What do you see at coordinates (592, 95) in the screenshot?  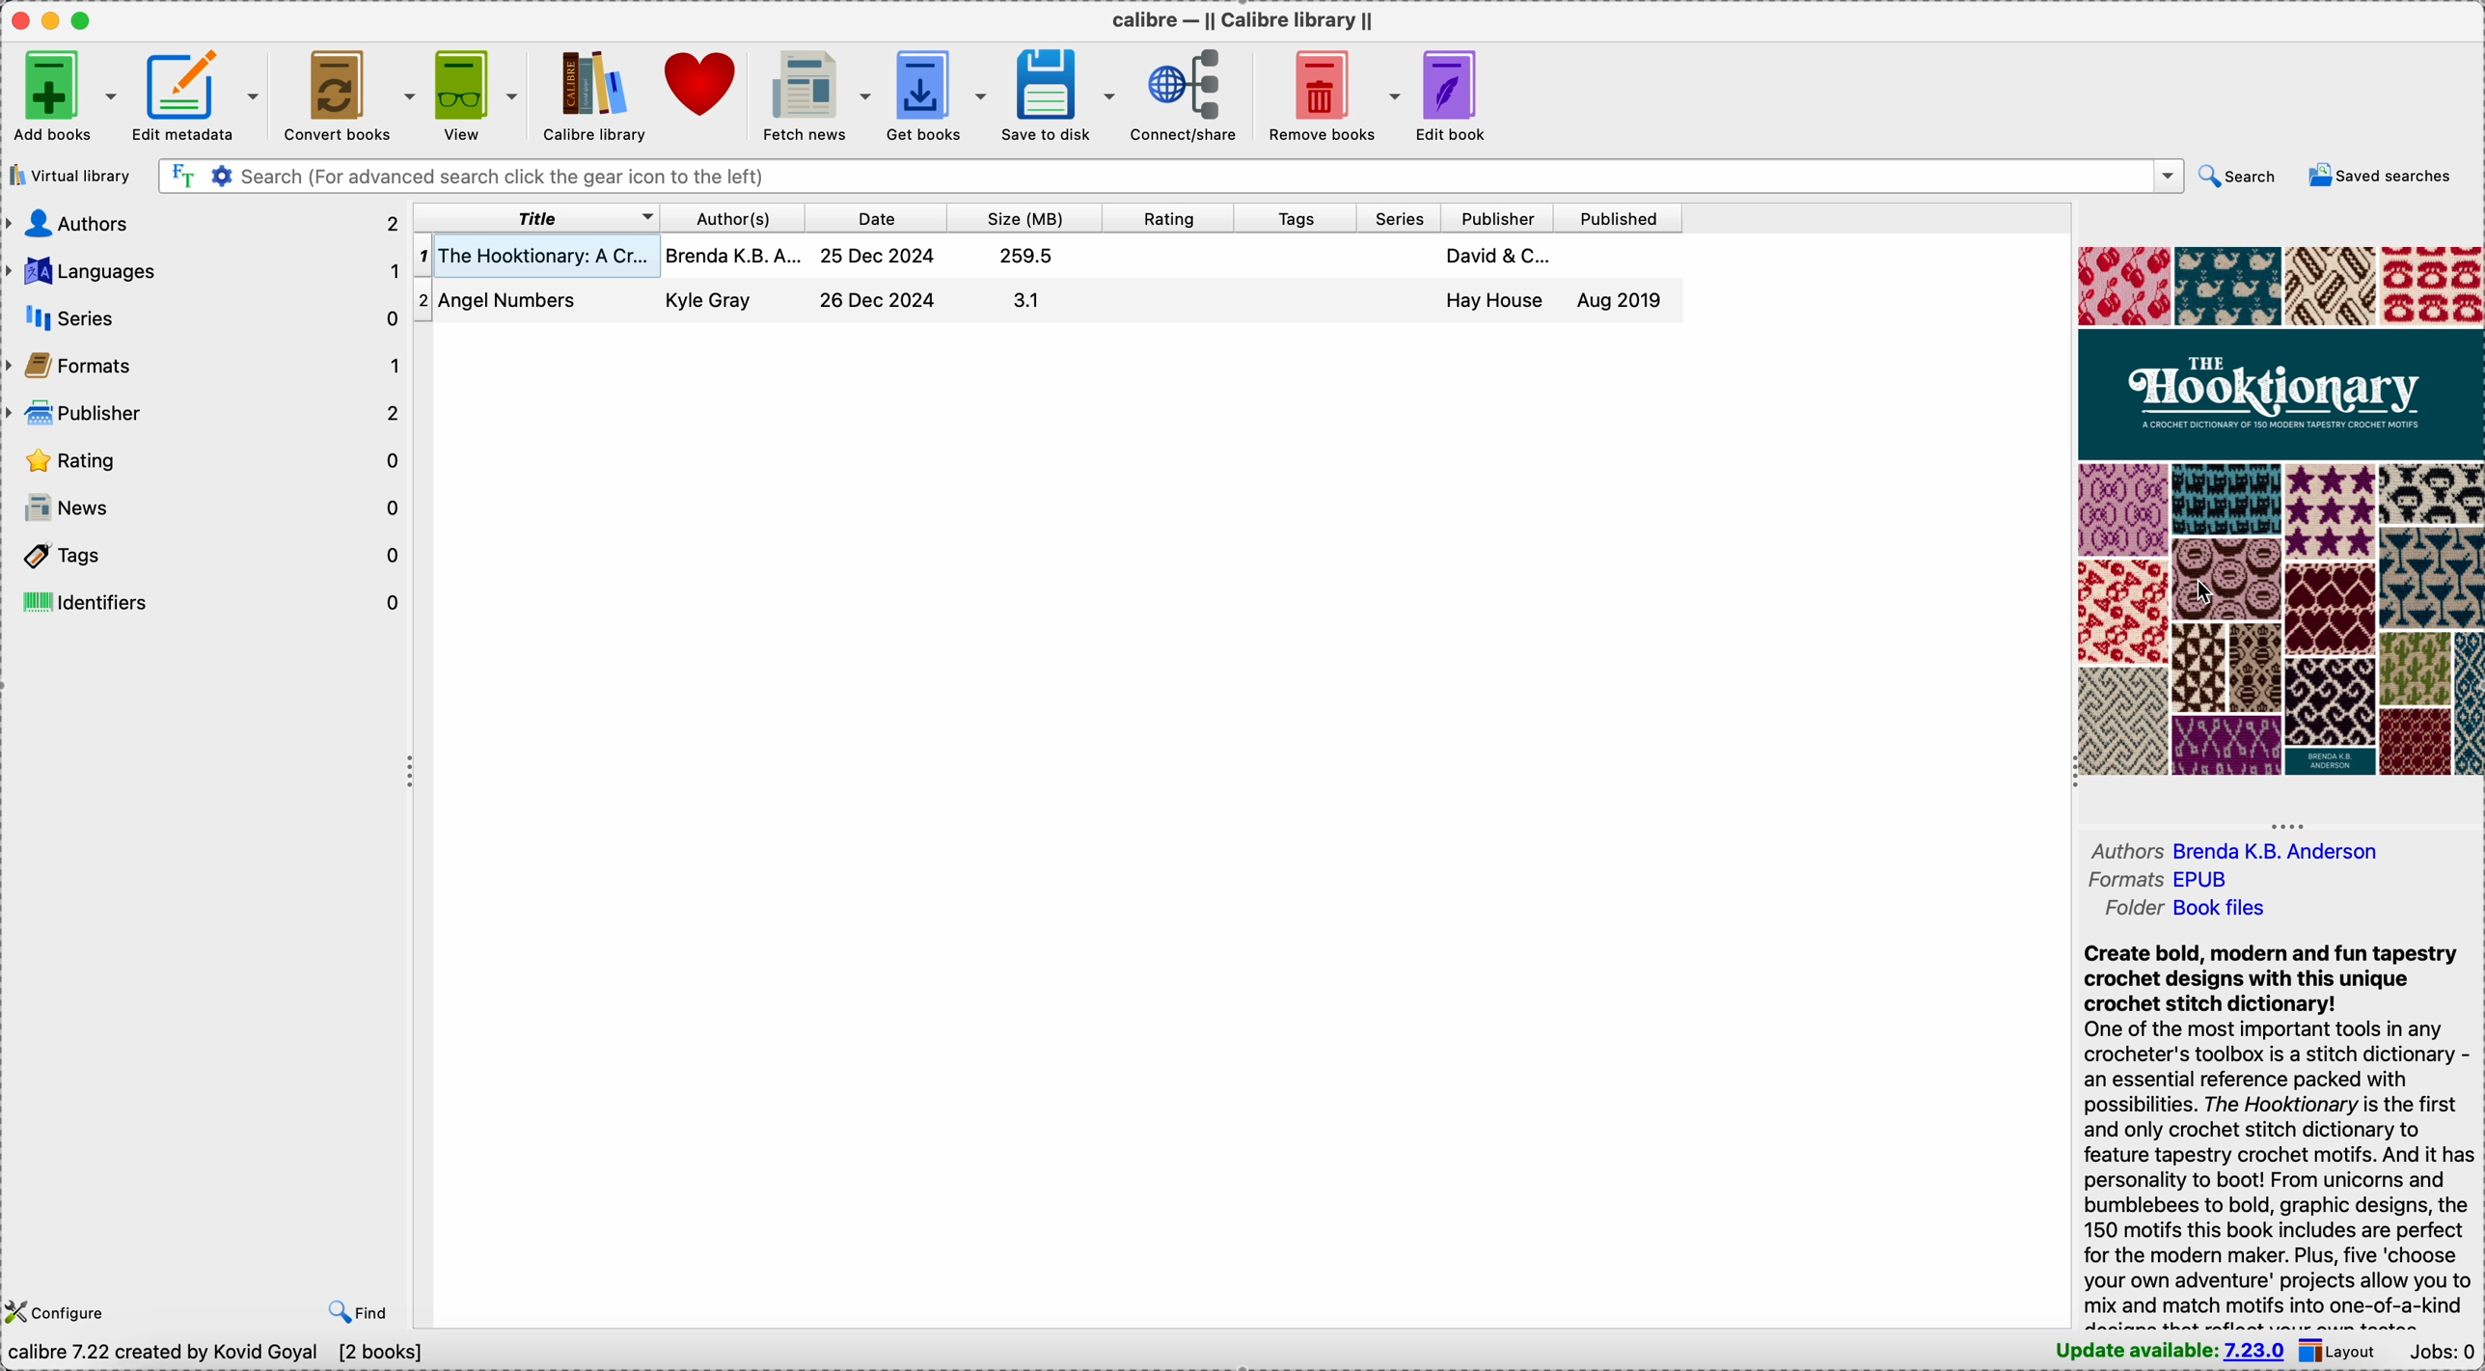 I see `Calibre library` at bounding box center [592, 95].